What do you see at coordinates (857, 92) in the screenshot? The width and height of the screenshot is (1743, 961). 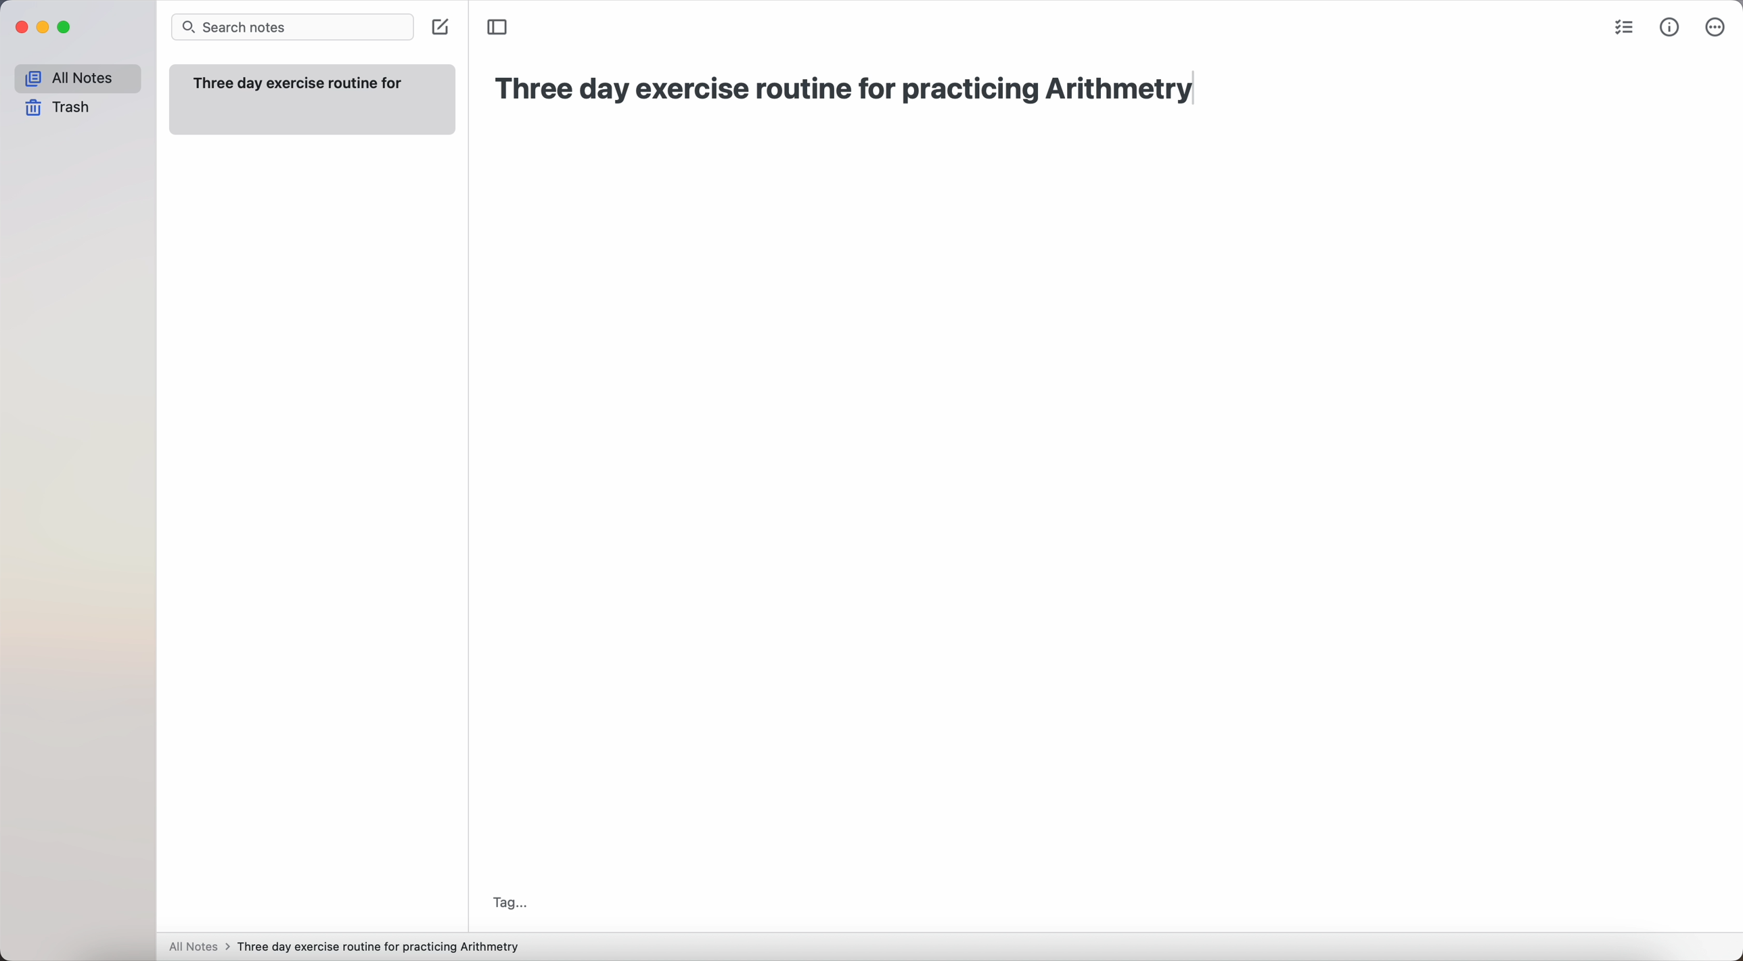 I see `Three day exercise routine for practicing Arithmetry` at bounding box center [857, 92].